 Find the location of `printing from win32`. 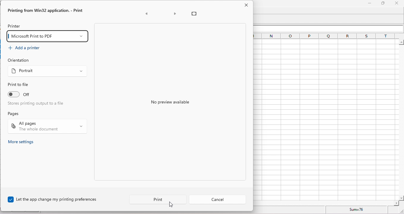

printing from win32 is located at coordinates (47, 10).